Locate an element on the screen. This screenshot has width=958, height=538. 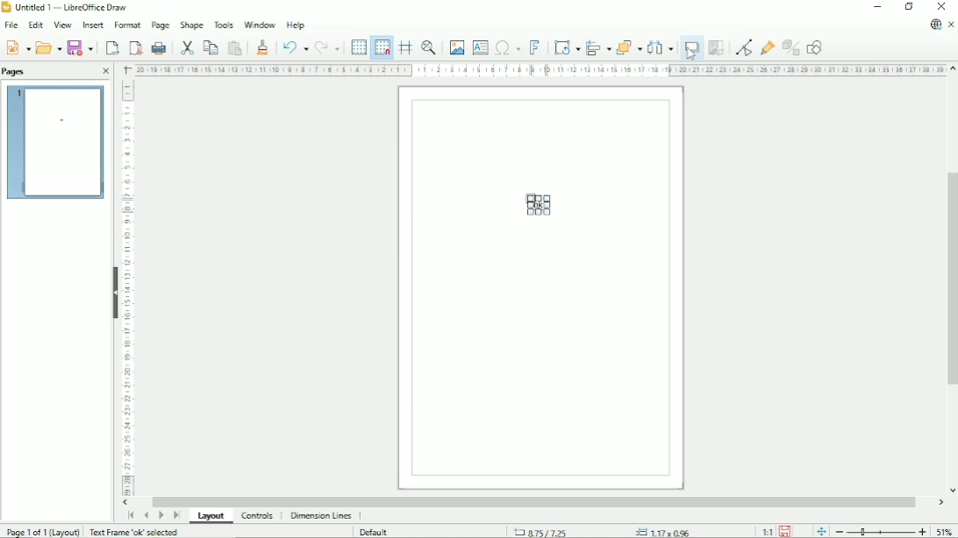
Zoom out/in is located at coordinates (881, 531).